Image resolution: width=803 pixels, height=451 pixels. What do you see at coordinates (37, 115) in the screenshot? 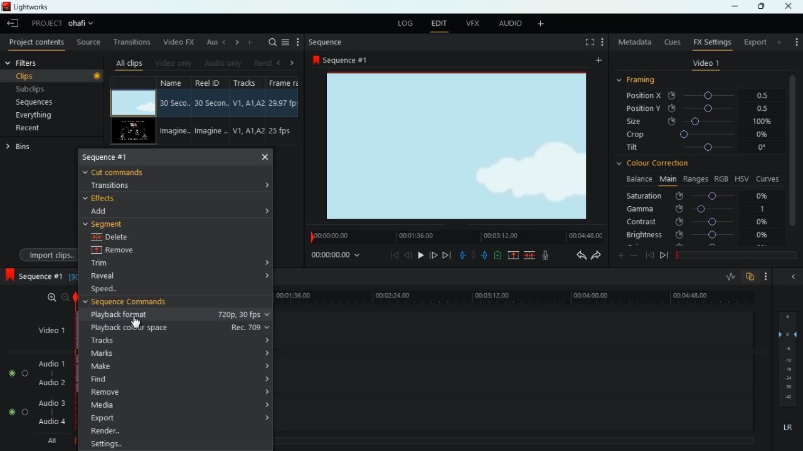
I see `everything` at bounding box center [37, 115].